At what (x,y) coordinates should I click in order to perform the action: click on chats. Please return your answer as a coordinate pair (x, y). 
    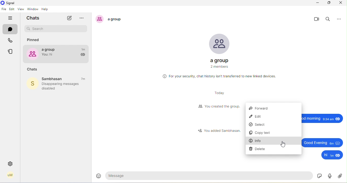
    Looking at the image, I should click on (35, 18).